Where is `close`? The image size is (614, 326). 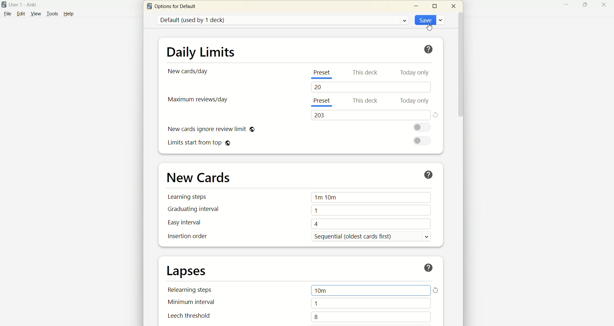 close is located at coordinates (604, 5).